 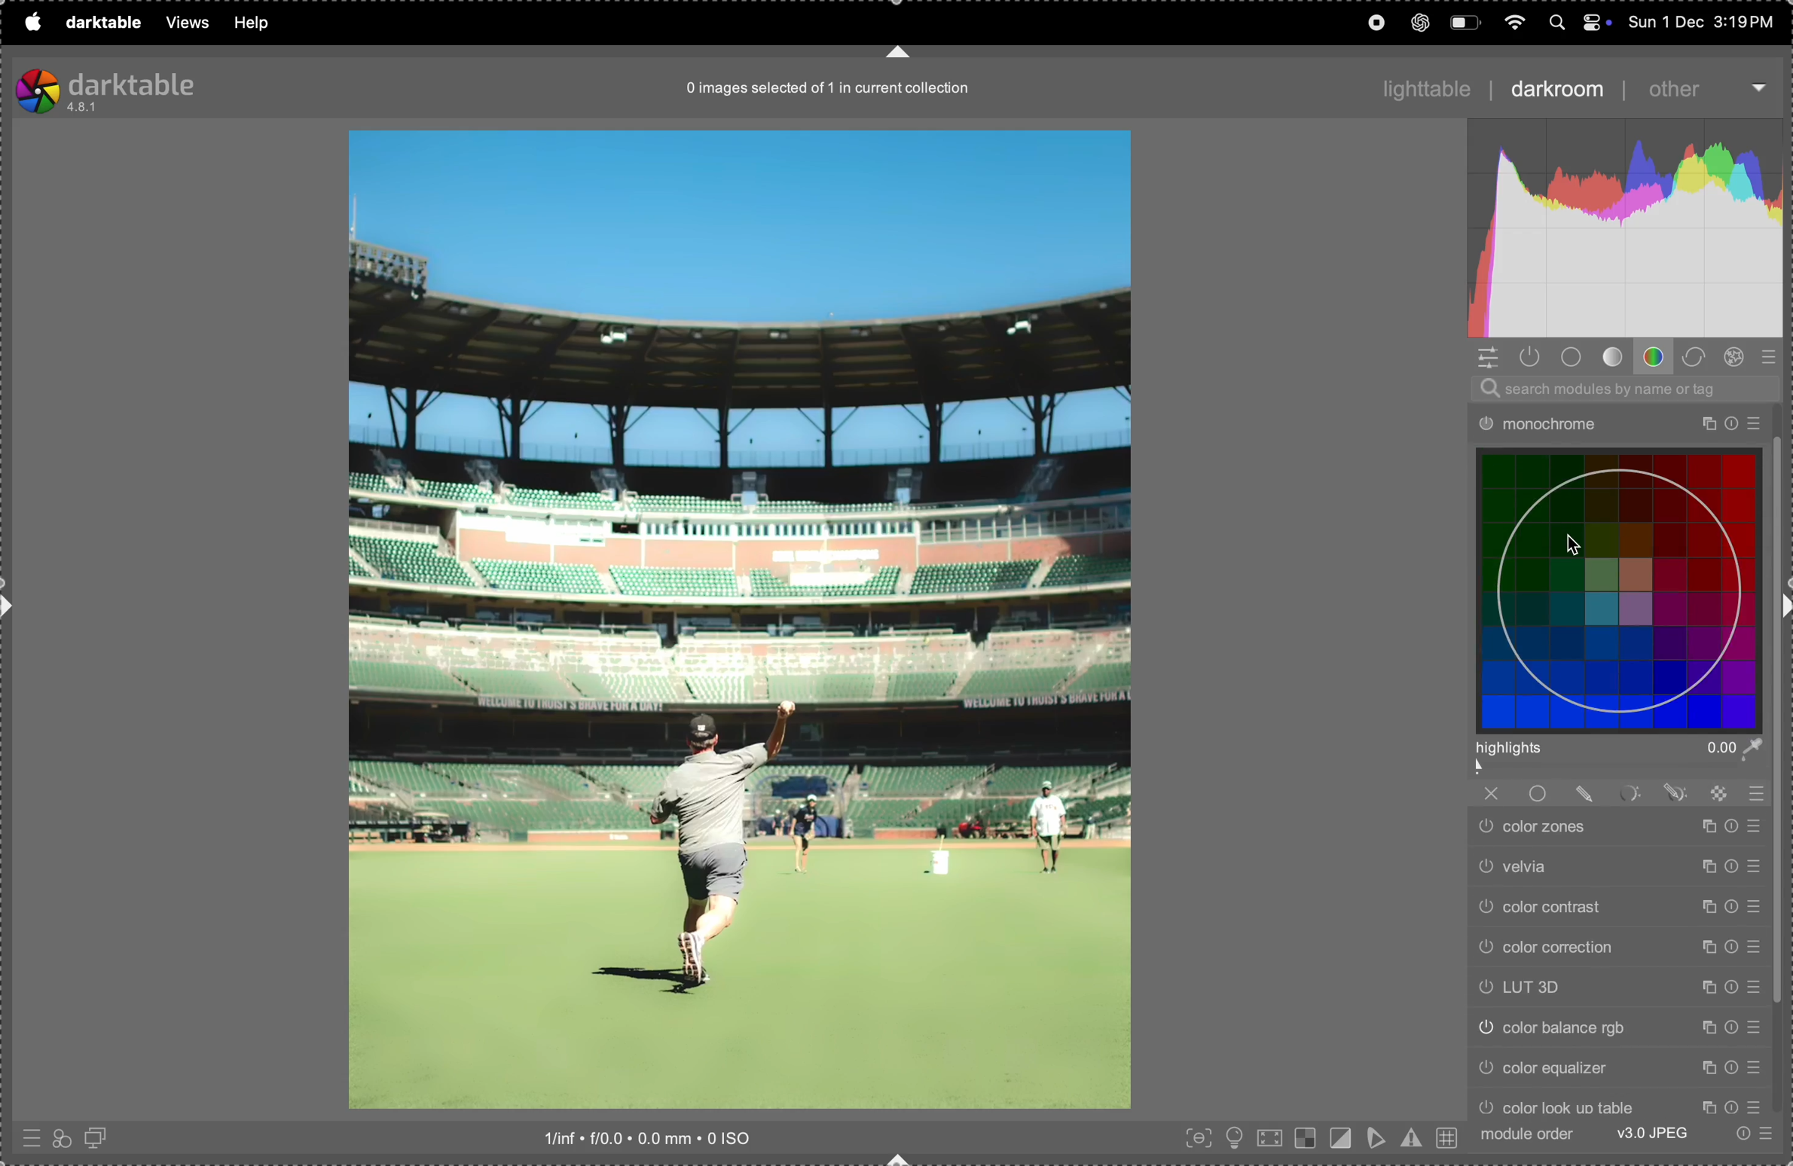 What do you see at coordinates (1616, 909) in the screenshot?
I see `color contrast` at bounding box center [1616, 909].